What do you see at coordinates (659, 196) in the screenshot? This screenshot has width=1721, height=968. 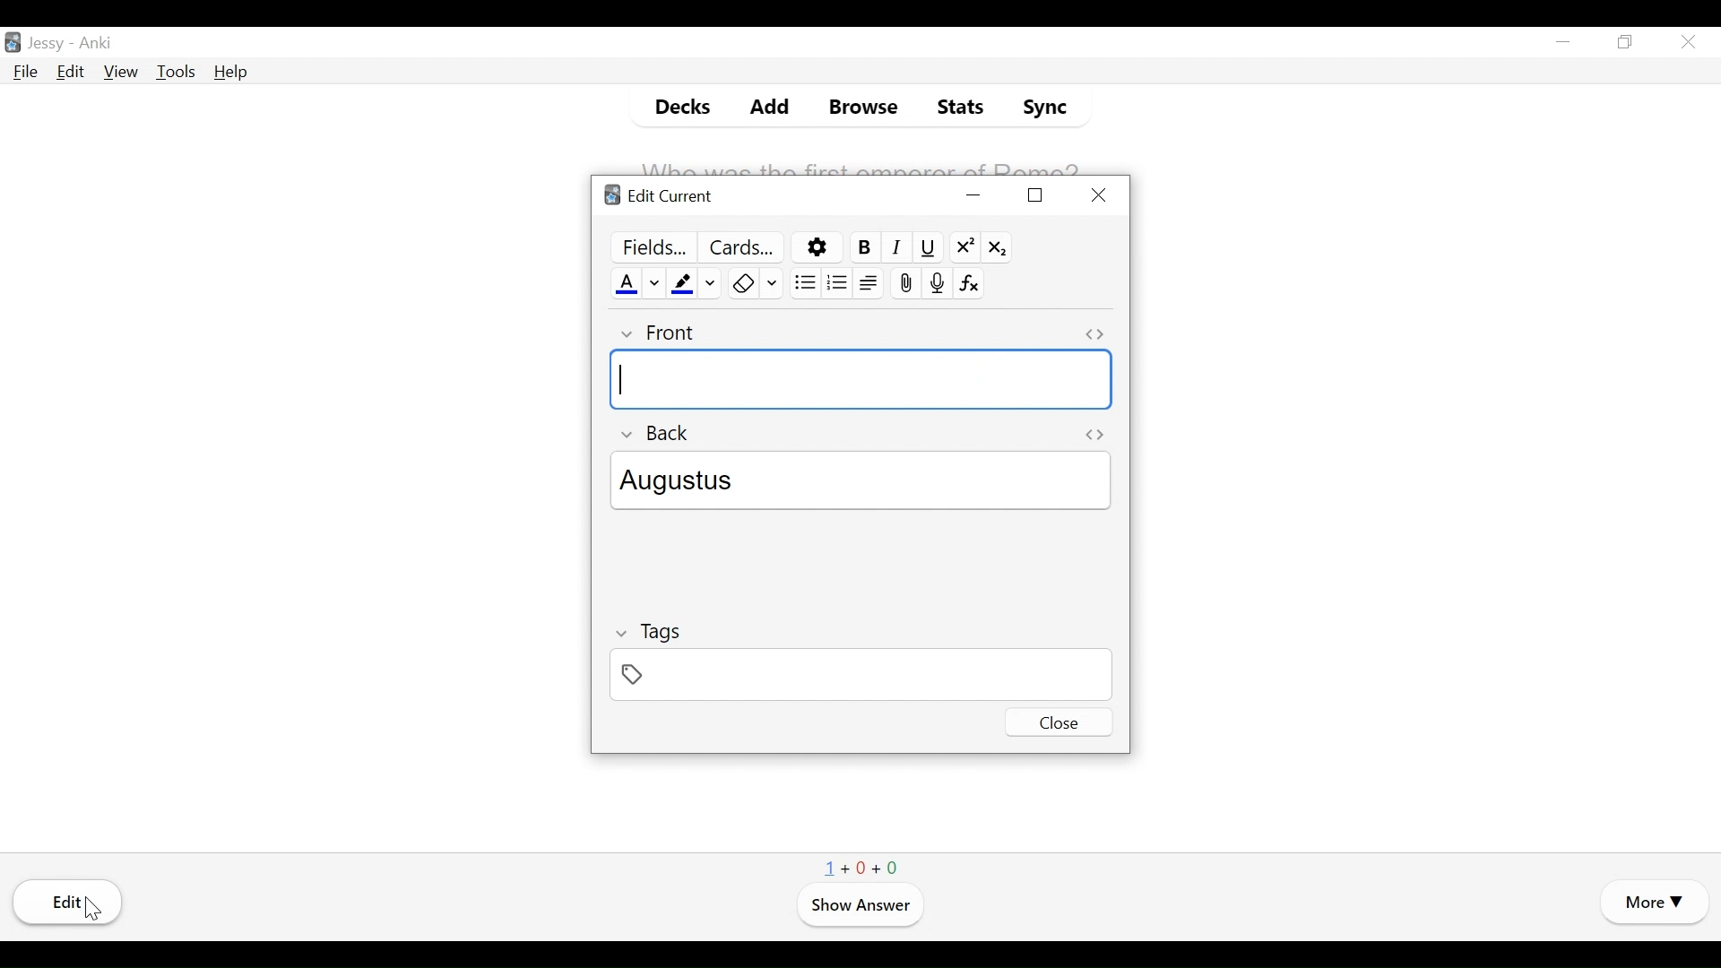 I see `Edit Current` at bounding box center [659, 196].